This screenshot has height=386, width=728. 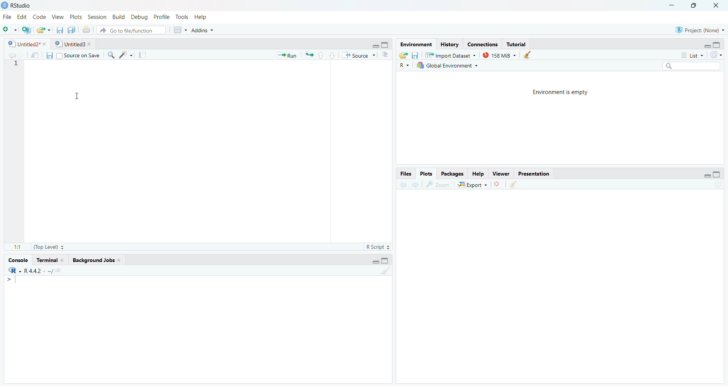 I want to click on Refresh, so click(x=718, y=54).